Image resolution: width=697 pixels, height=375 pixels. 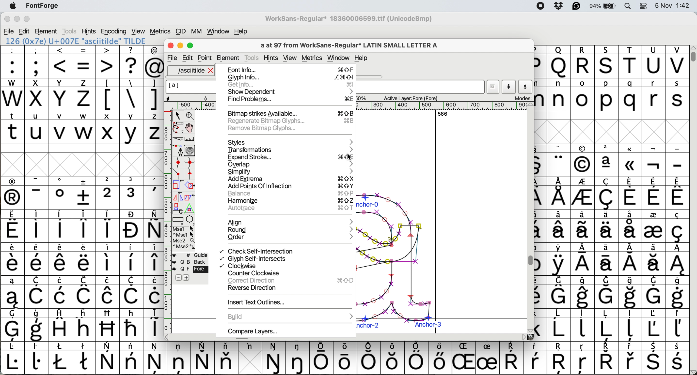 I want to click on symbol, so click(x=677, y=226).